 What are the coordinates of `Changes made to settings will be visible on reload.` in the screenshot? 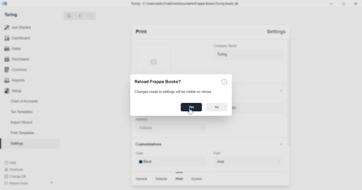 It's located at (173, 92).